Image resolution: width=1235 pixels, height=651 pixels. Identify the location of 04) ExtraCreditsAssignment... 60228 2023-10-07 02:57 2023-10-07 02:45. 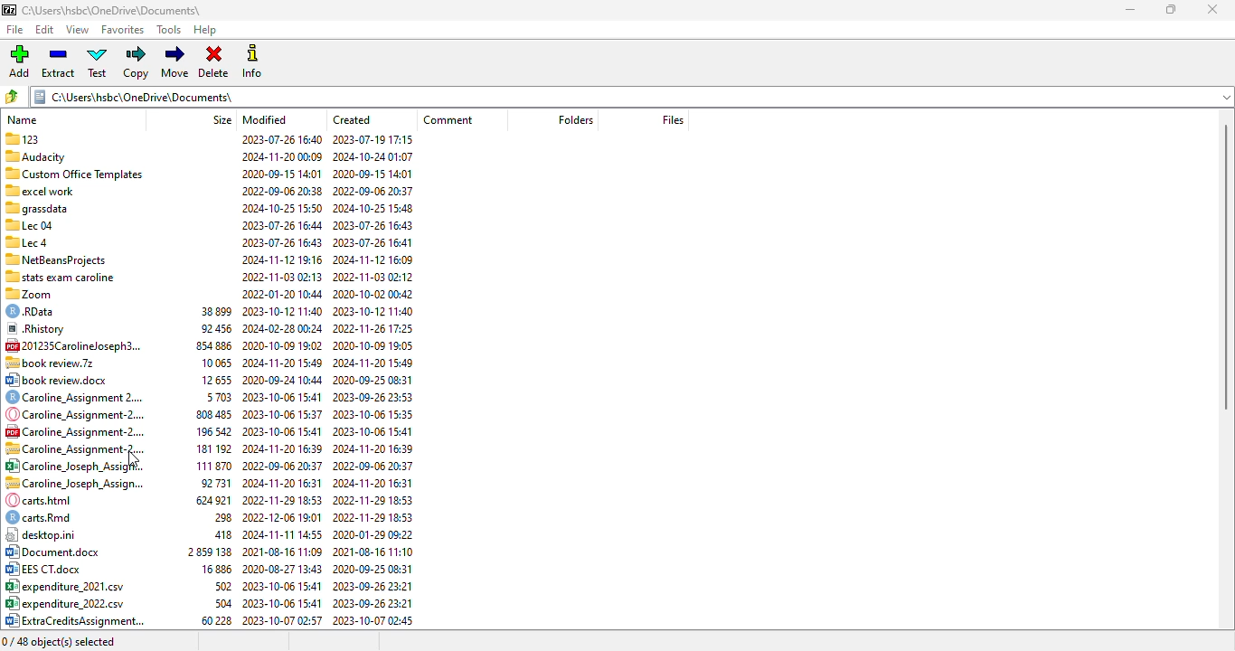
(210, 621).